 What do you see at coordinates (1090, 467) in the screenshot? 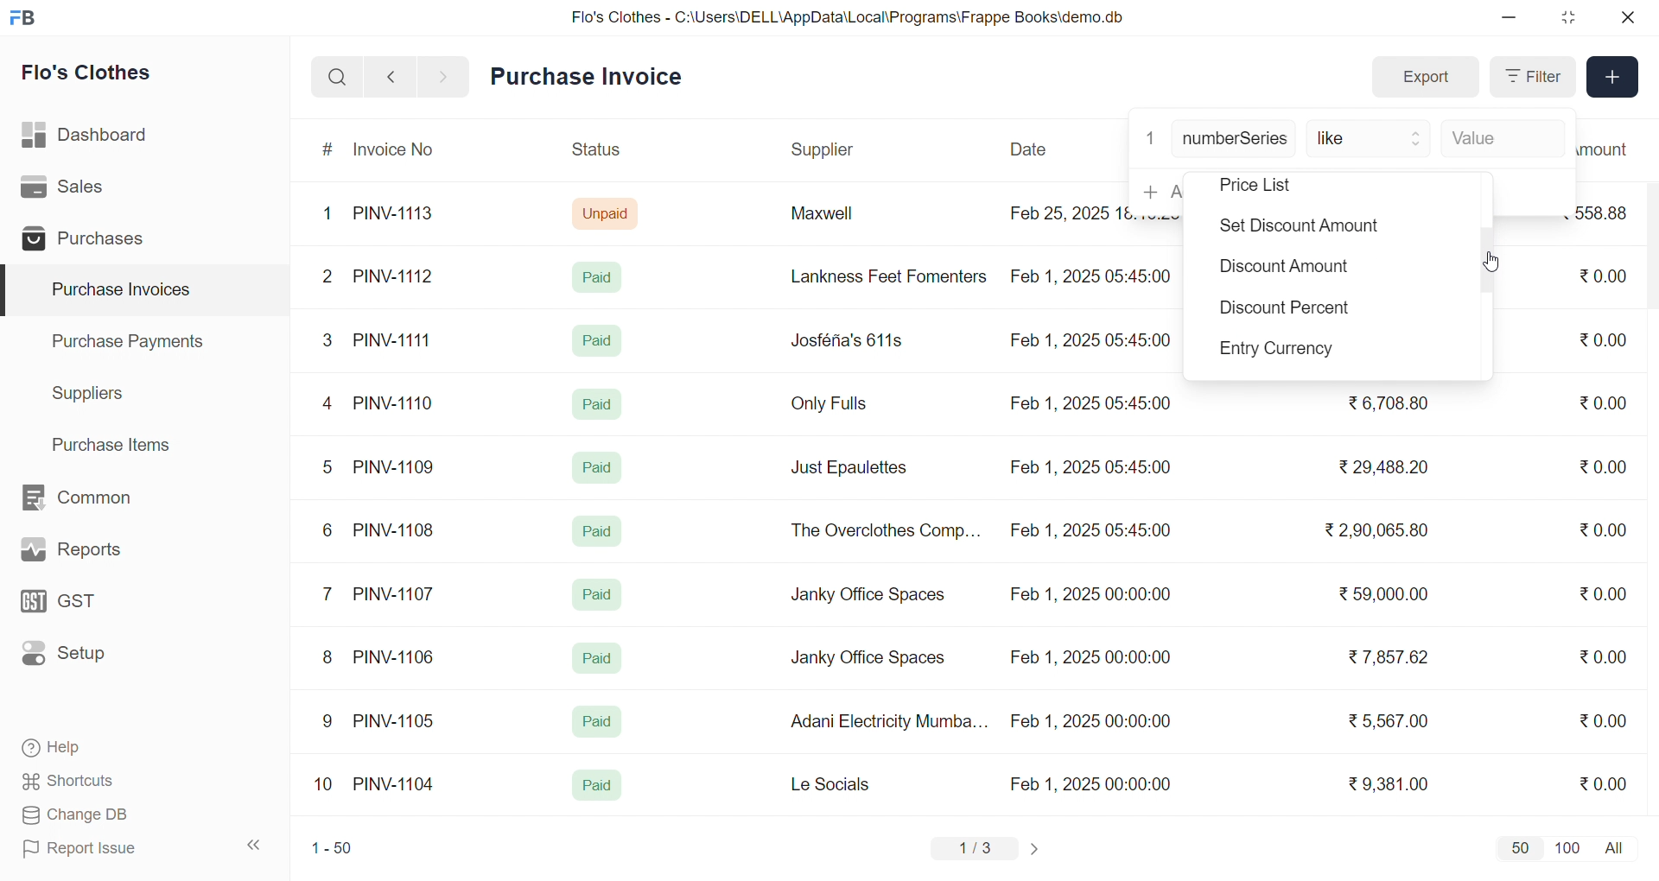
I see `Feb 1, 2025 05:45:00` at bounding box center [1090, 467].